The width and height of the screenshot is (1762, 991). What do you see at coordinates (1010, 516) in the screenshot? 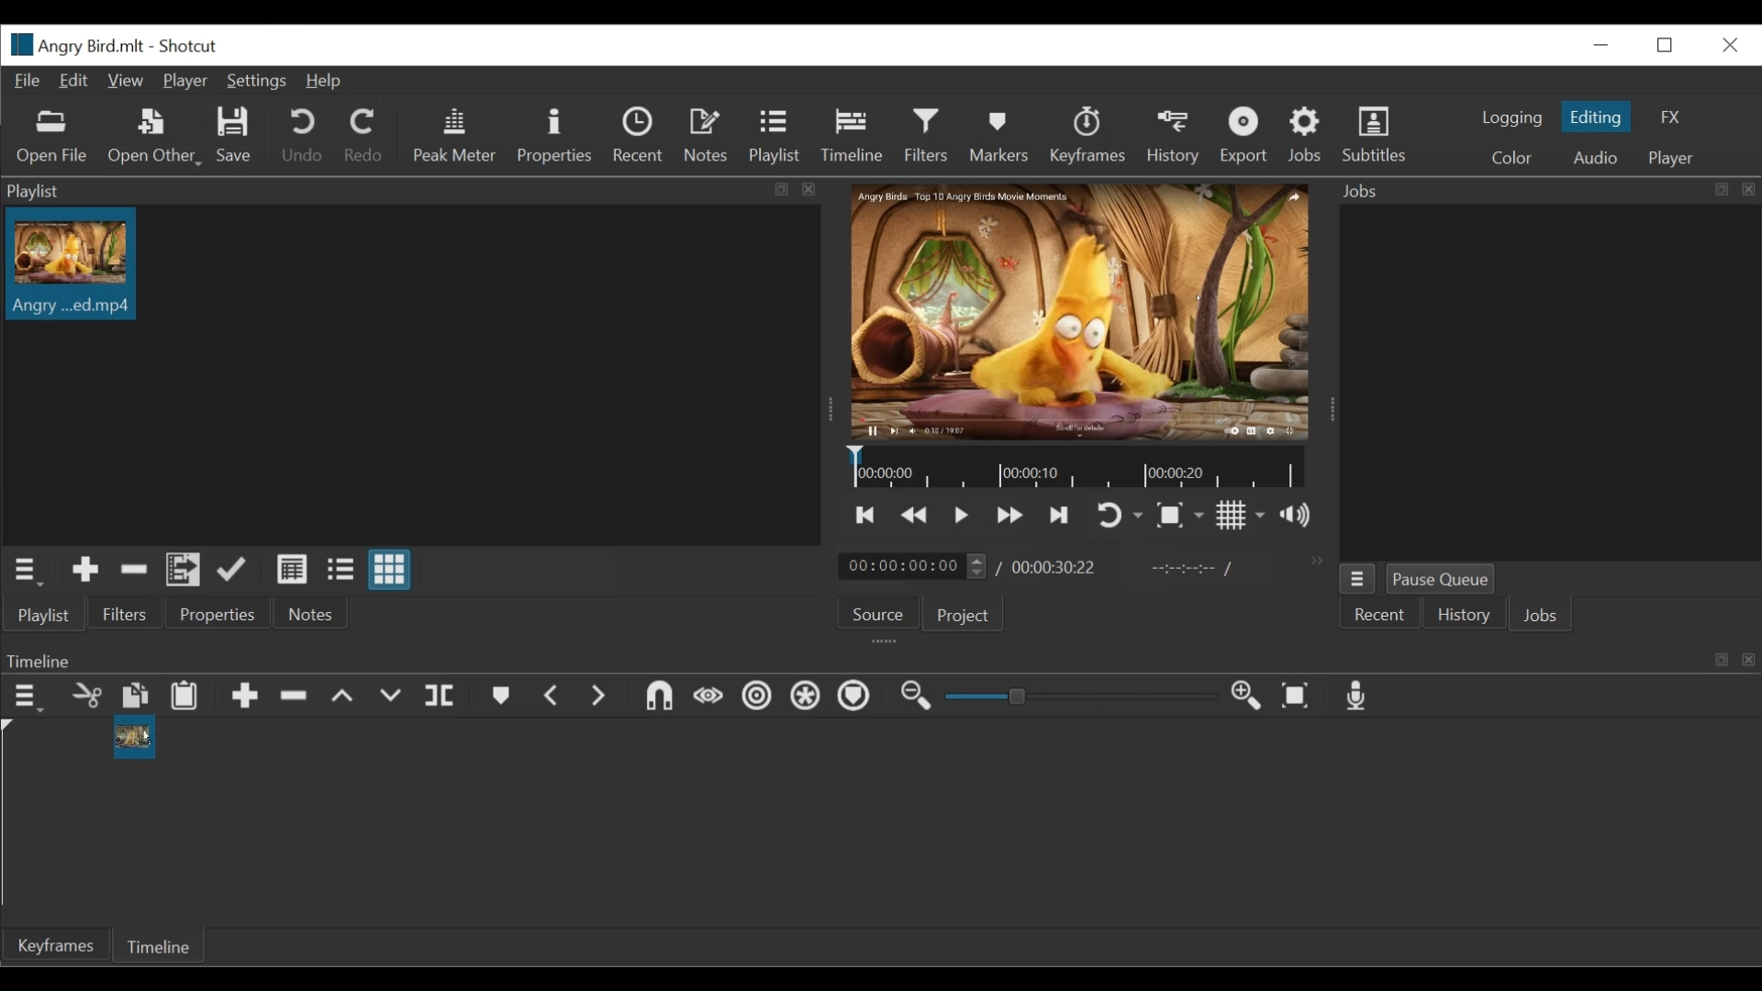
I see `Play quickly forward` at bounding box center [1010, 516].